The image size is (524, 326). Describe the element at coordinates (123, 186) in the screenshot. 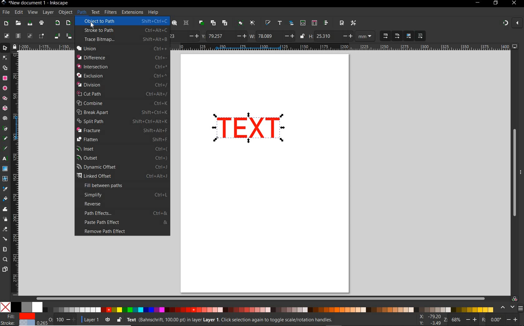

I see `FILL BETWEEN PATHS` at that location.